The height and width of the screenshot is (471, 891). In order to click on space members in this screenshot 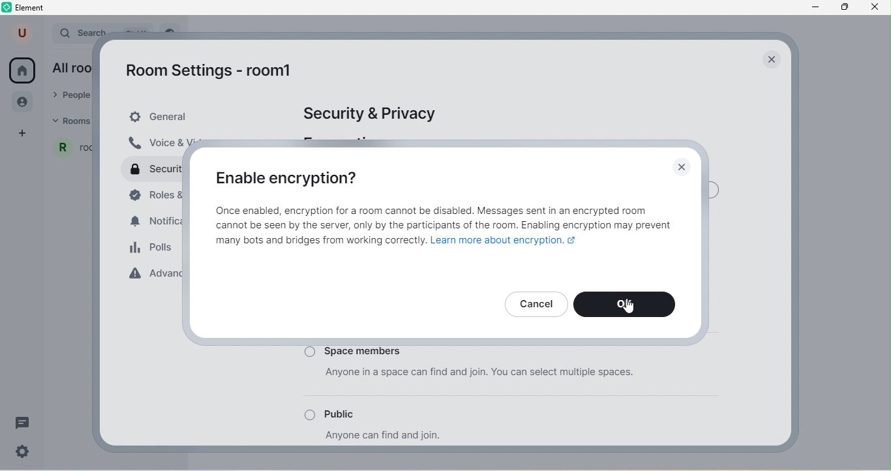, I will do `click(410, 351)`.